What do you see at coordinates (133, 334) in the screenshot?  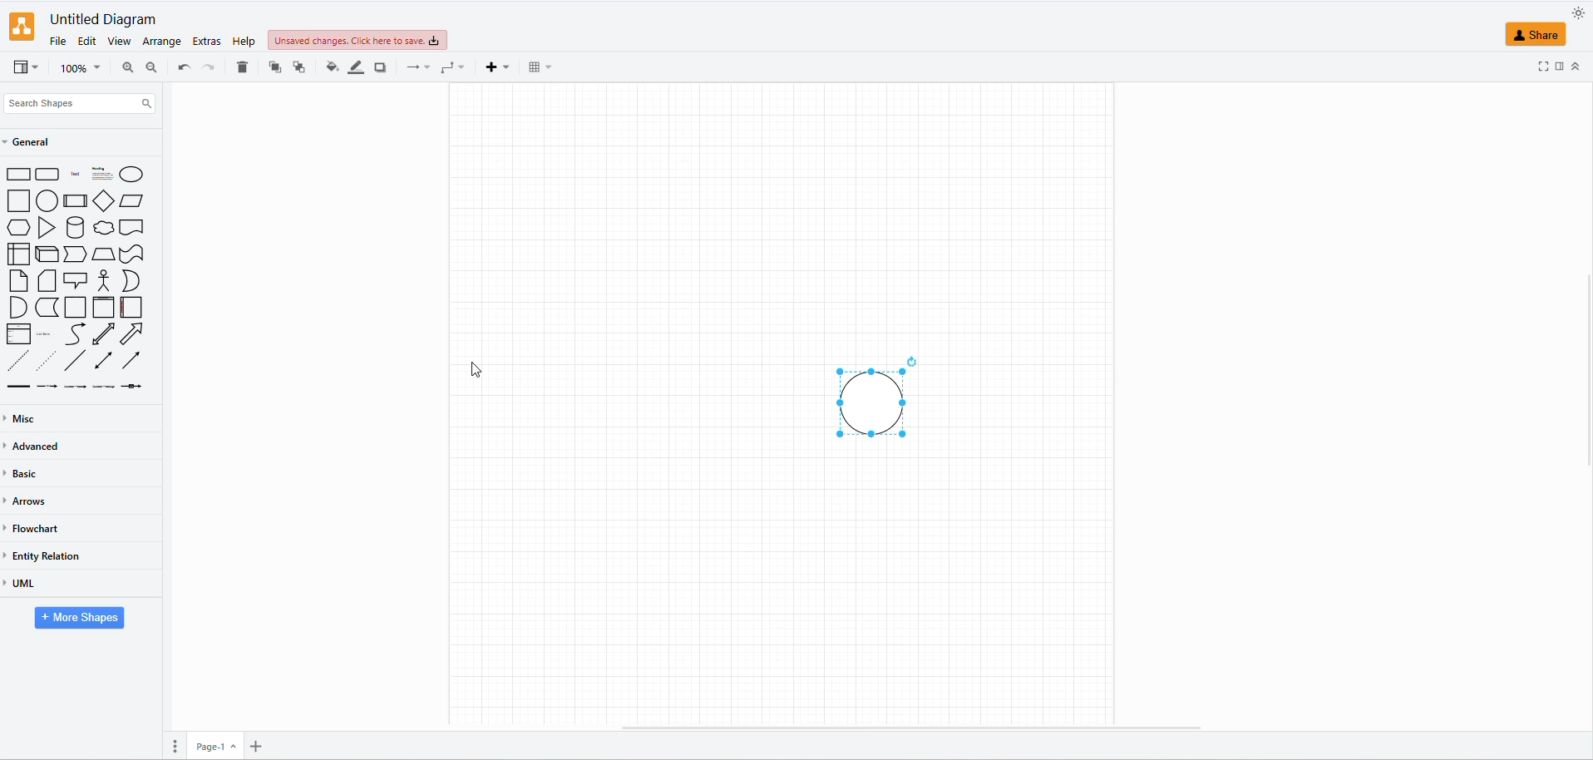 I see `` at bounding box center [133, 334].